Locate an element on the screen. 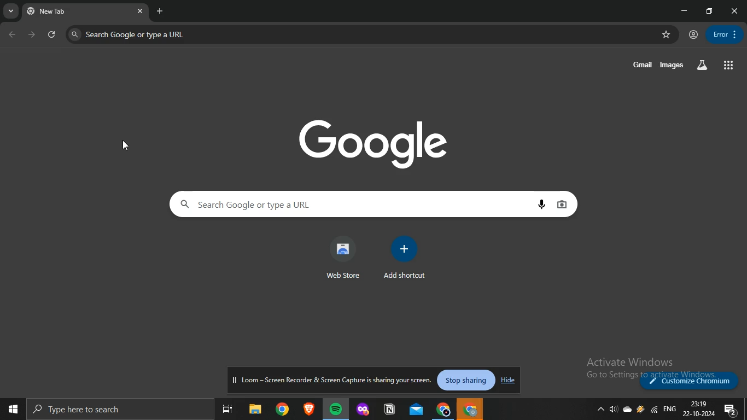 The height and width of the screenshot is (420, 747). gmail is located at coordinates (643, 63).